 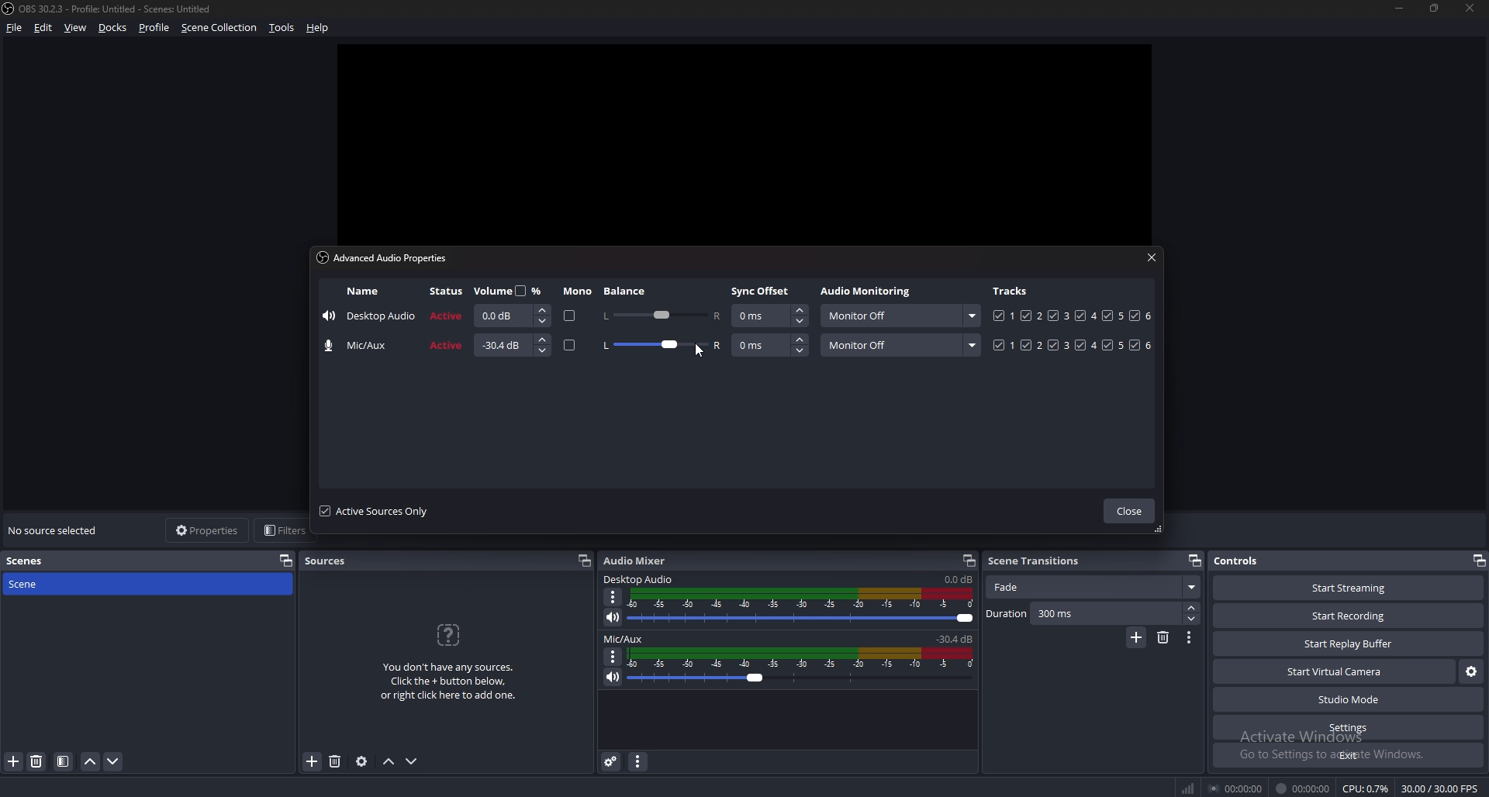 I want to click on name, so click(x=362, y=290).